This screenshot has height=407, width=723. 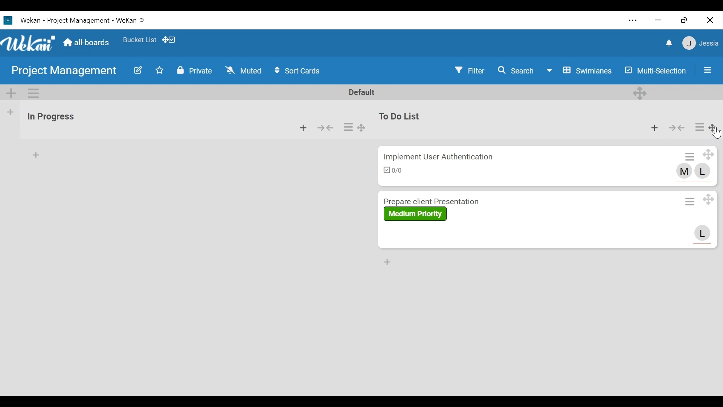 I want to click on Card, so click(x=482, y=220).